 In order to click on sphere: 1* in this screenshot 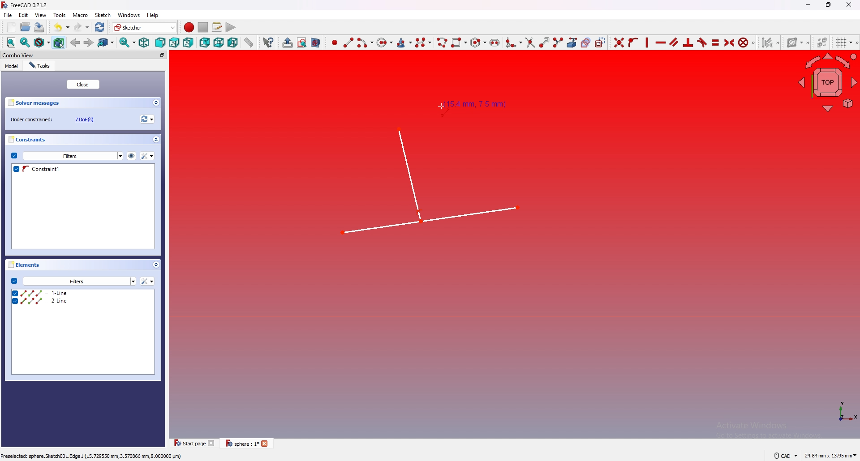, I will do `click(249, 444)`.